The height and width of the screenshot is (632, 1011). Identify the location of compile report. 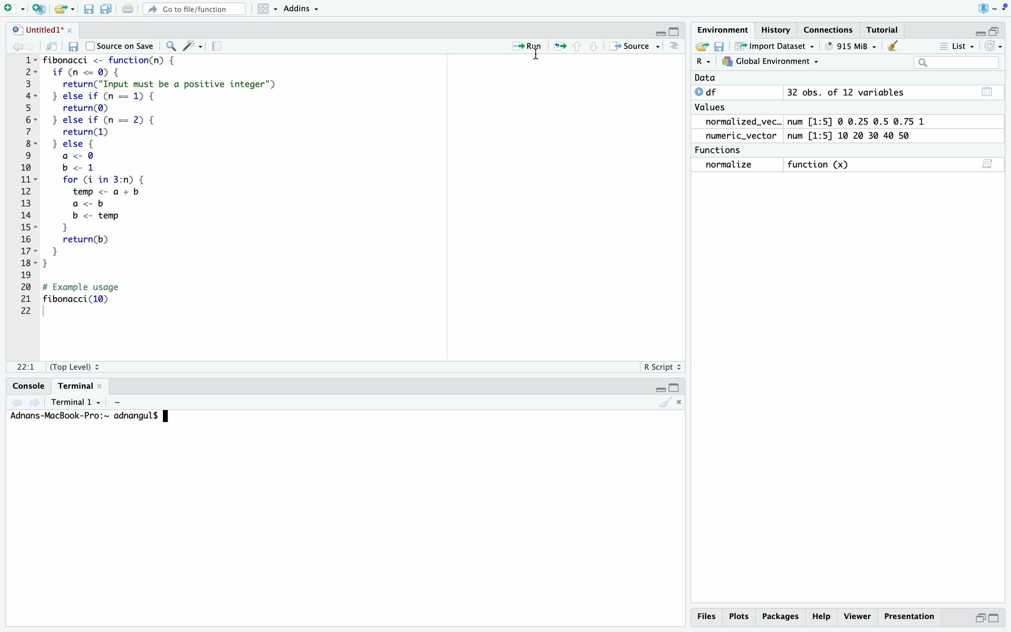
(217, 47).